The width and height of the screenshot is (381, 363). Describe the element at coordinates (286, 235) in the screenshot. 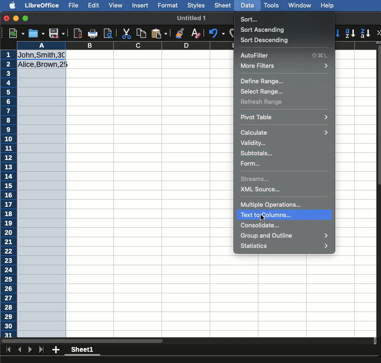

I see `Group and outline` at that location.